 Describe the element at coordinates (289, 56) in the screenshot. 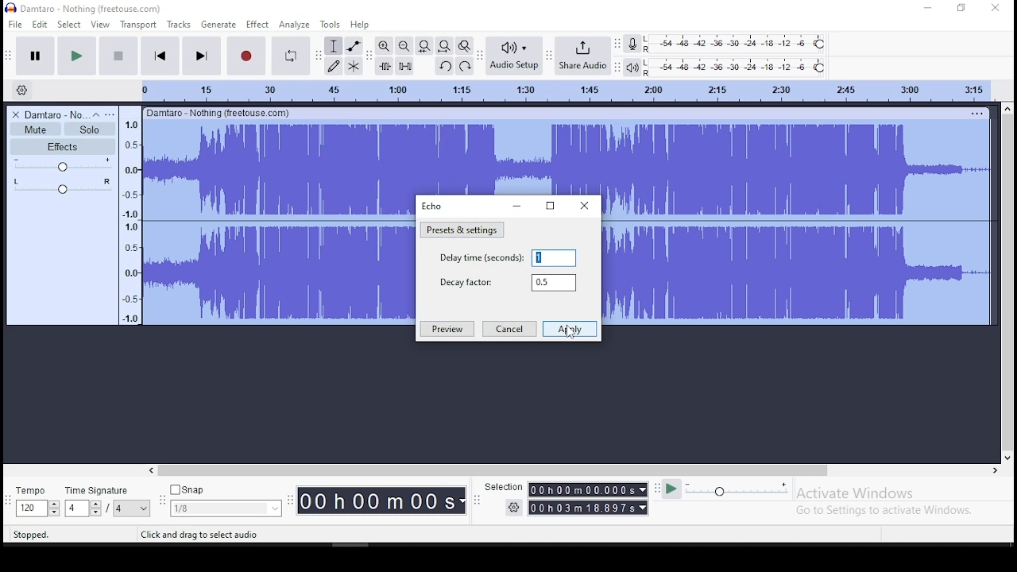

I see `enable looping` at that location.